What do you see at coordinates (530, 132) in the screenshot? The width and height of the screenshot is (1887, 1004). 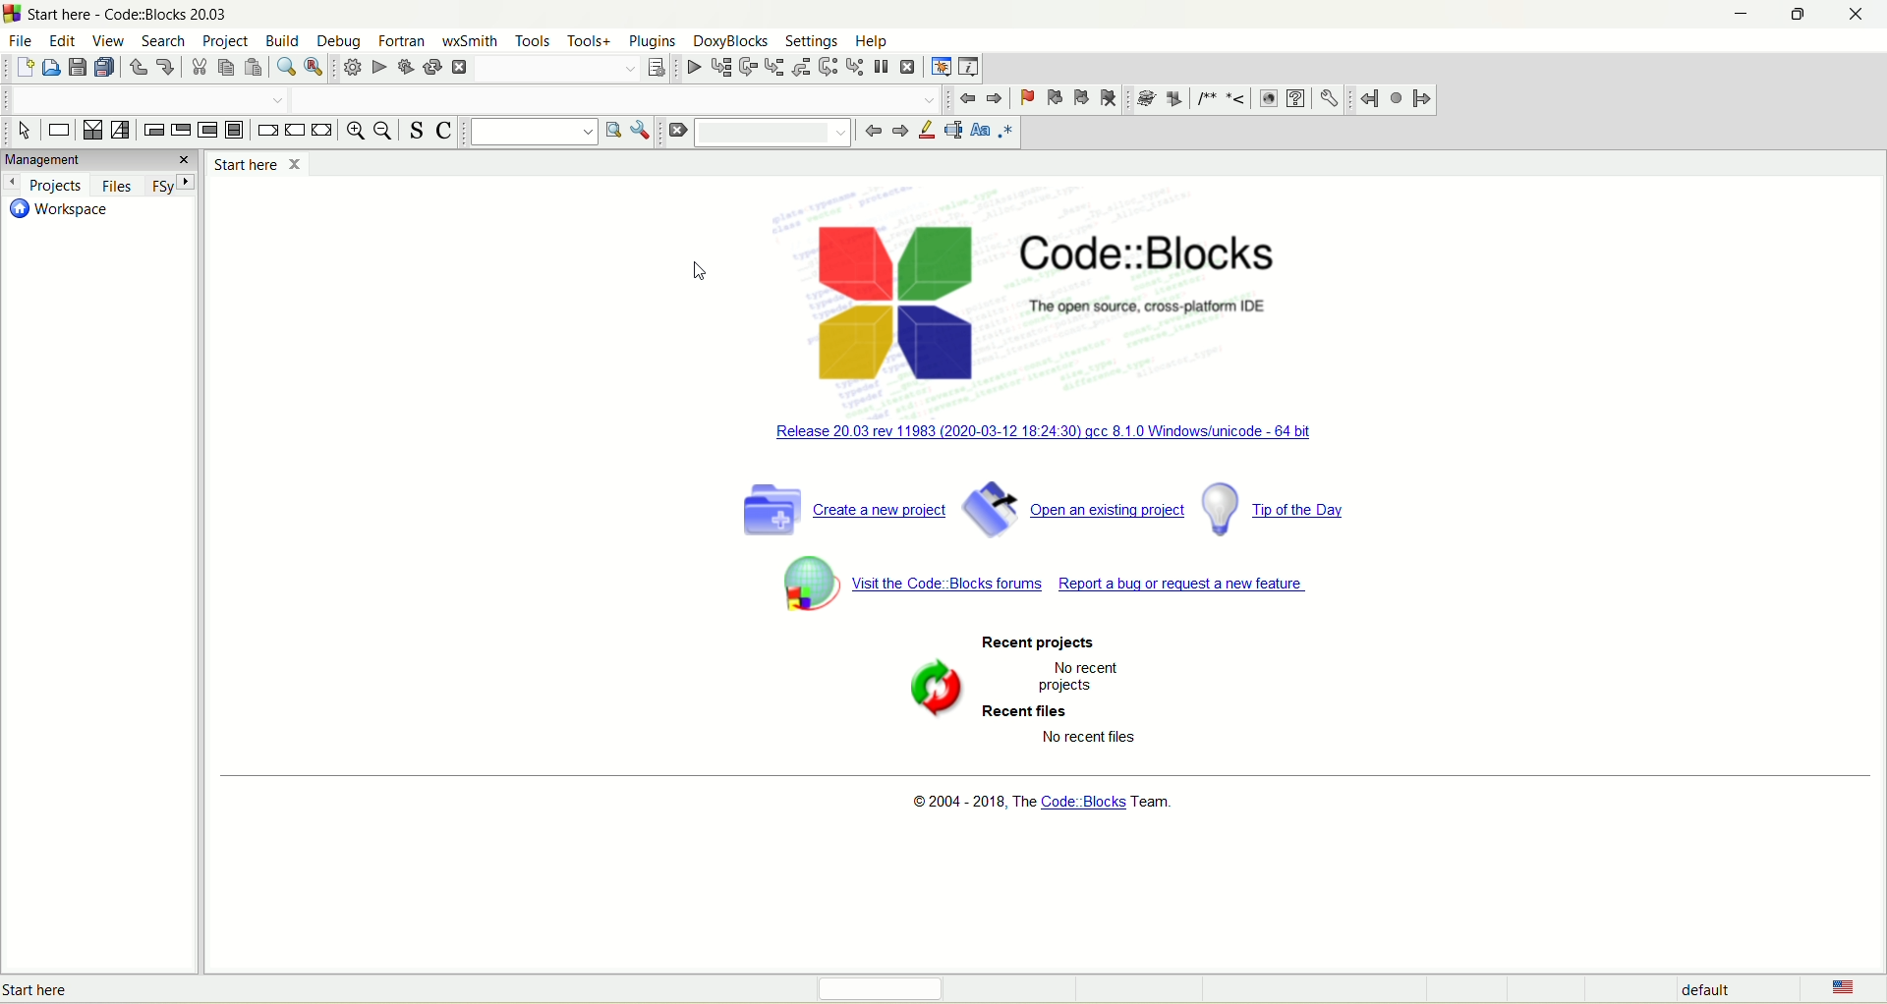 I see `text search` at bounding box center [530, 132].